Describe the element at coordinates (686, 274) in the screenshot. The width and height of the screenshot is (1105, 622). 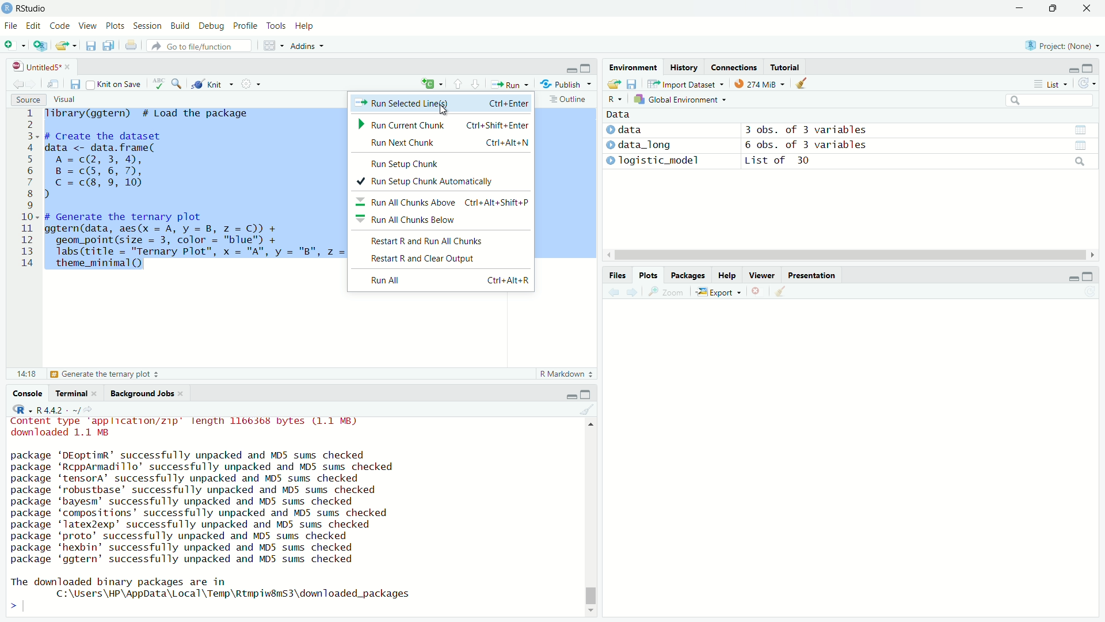
I see `Packages` at that location.